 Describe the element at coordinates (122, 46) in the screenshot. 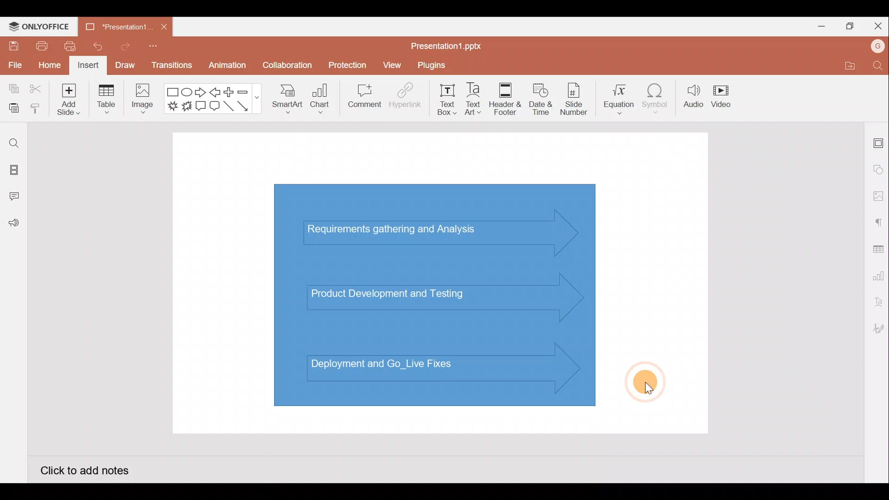

I see `Redo` at that location.